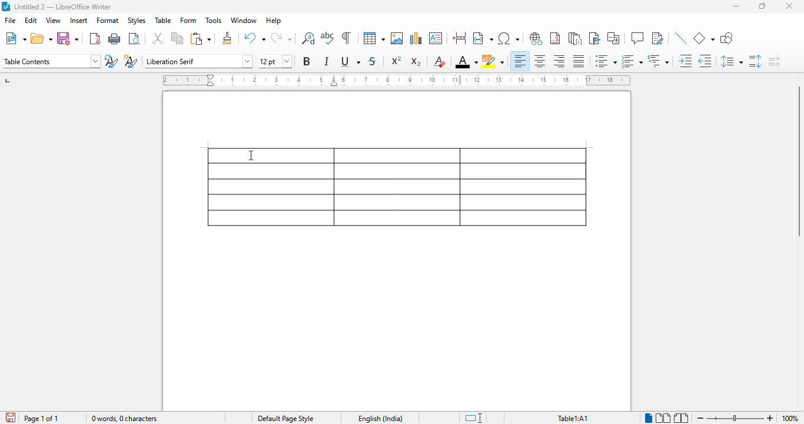 Image resolution: width=804 pixels, height=424 pixels. What do you see at coordinates (637, 38) in the screenshot?
I see `insert comment` at bounding box center [637, 38].